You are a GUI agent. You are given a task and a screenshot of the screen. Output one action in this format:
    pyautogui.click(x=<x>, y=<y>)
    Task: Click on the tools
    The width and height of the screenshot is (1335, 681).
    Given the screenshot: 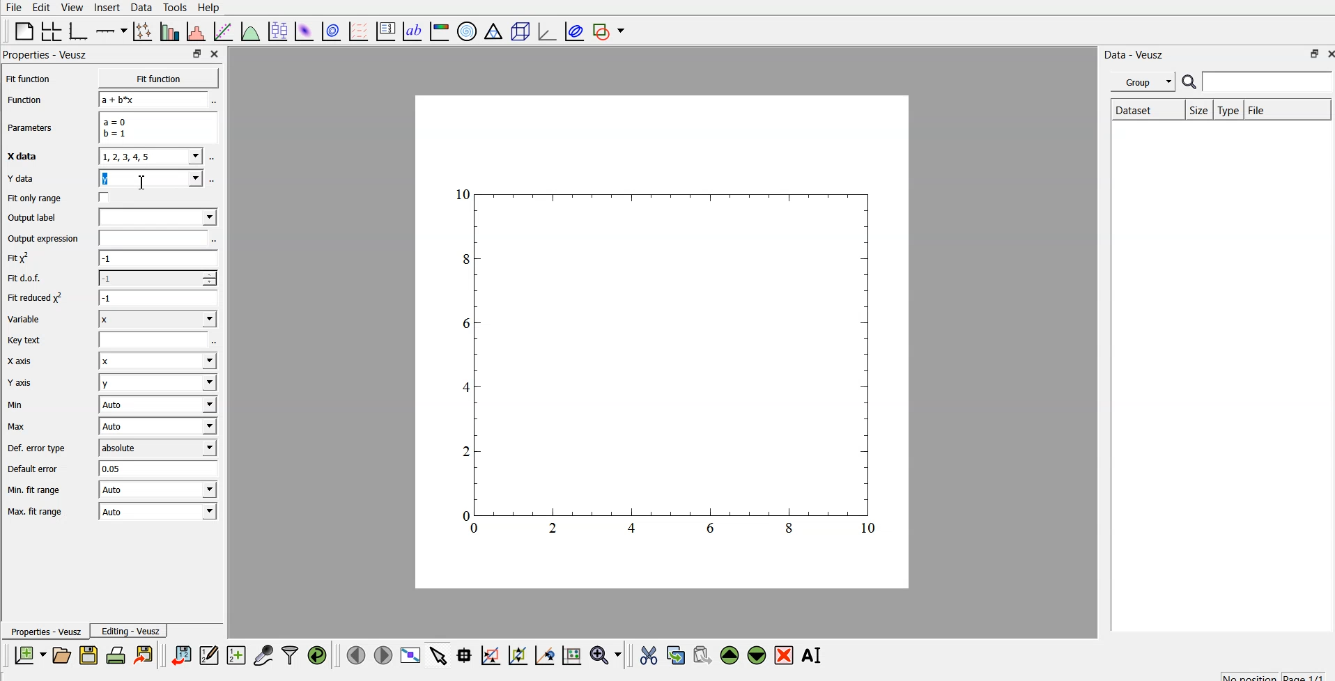 What is the action you would take?
    pyautogui.click(x=173, y=6)
    